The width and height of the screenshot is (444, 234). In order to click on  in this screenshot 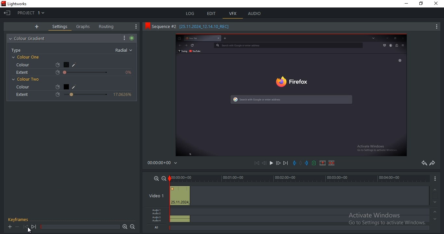, I will do `click(322, 163)`.